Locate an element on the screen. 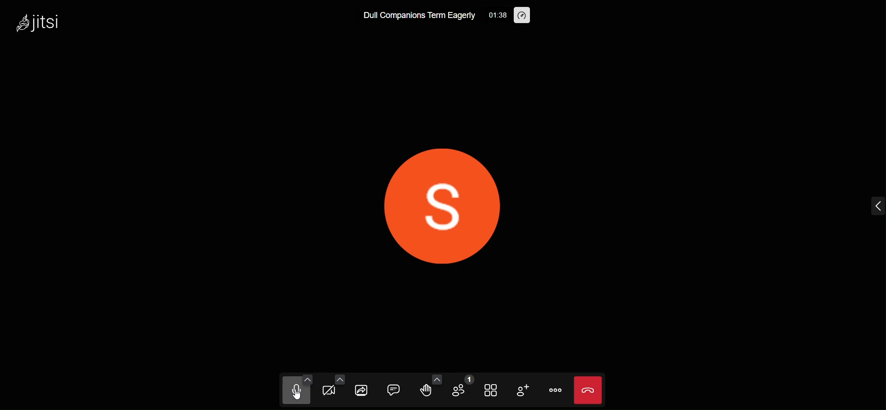 This screenshot has width=886, height=410. video setting is located at coordinates (339, 379).